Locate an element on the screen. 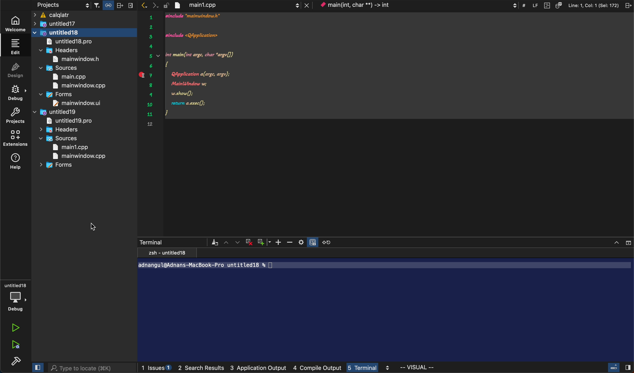 The image size is (634, 373). main window .cpp is located at coordinates (78, 86).